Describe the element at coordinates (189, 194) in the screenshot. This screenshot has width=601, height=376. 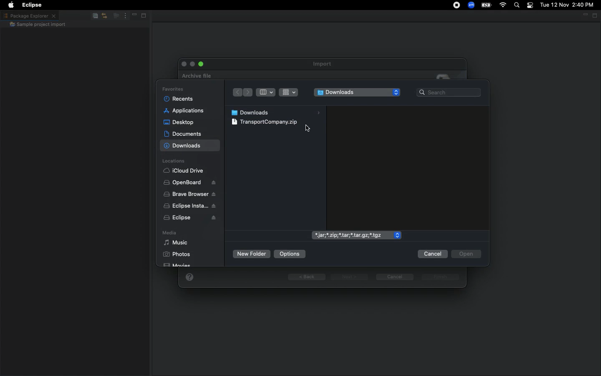
I see `Brave browser` at that location.